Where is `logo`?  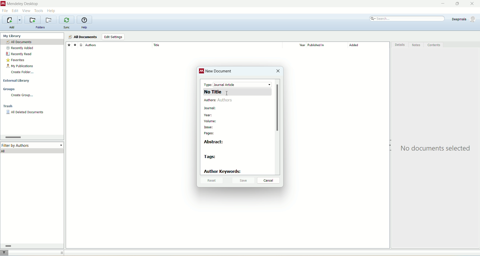
logo is located at coordinates (202, 72).